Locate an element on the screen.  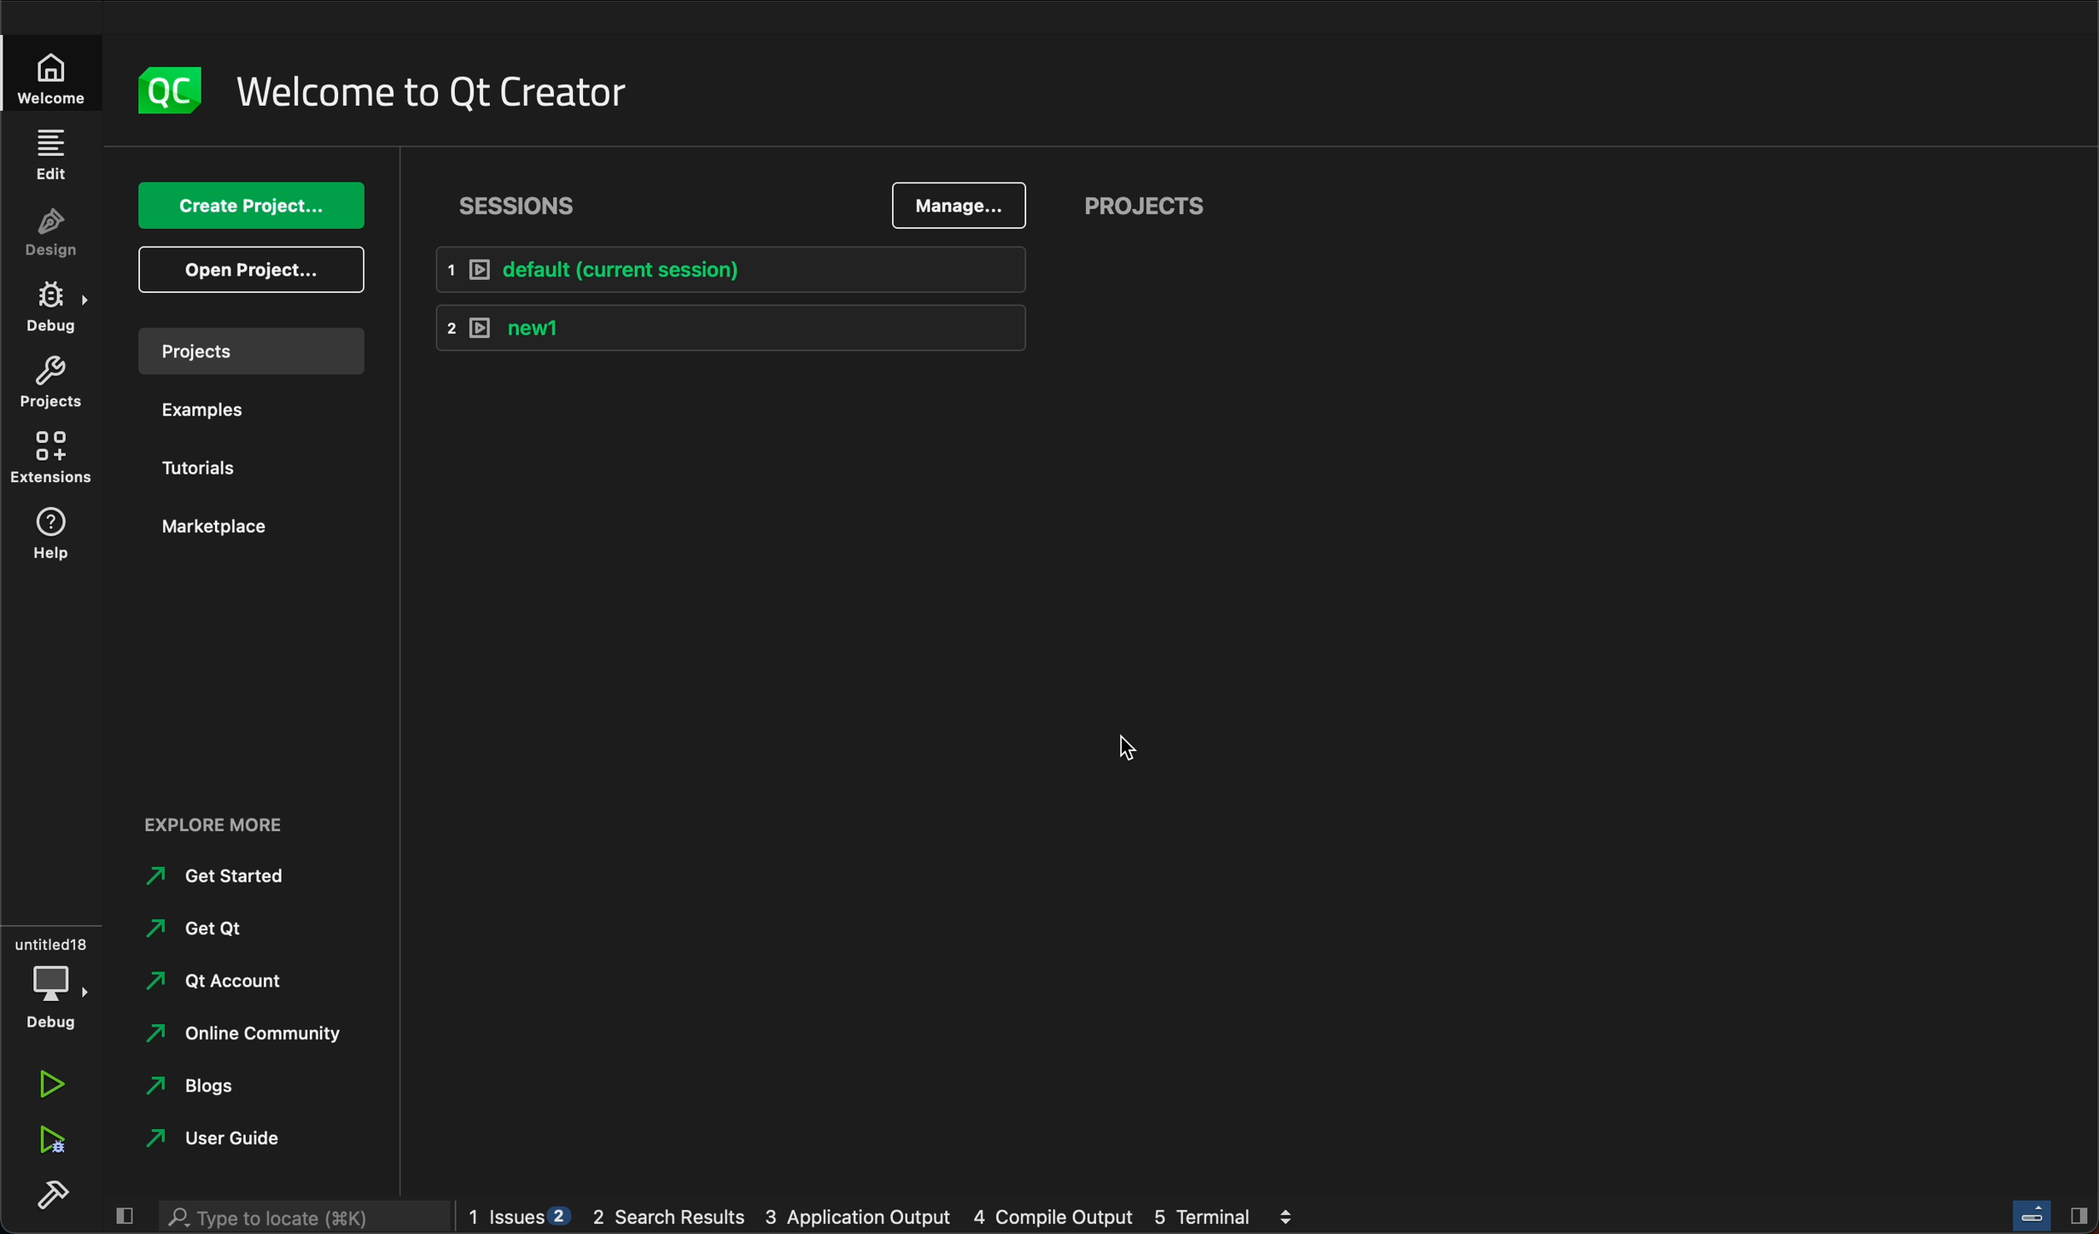
design is located at coordinates (52, 236).